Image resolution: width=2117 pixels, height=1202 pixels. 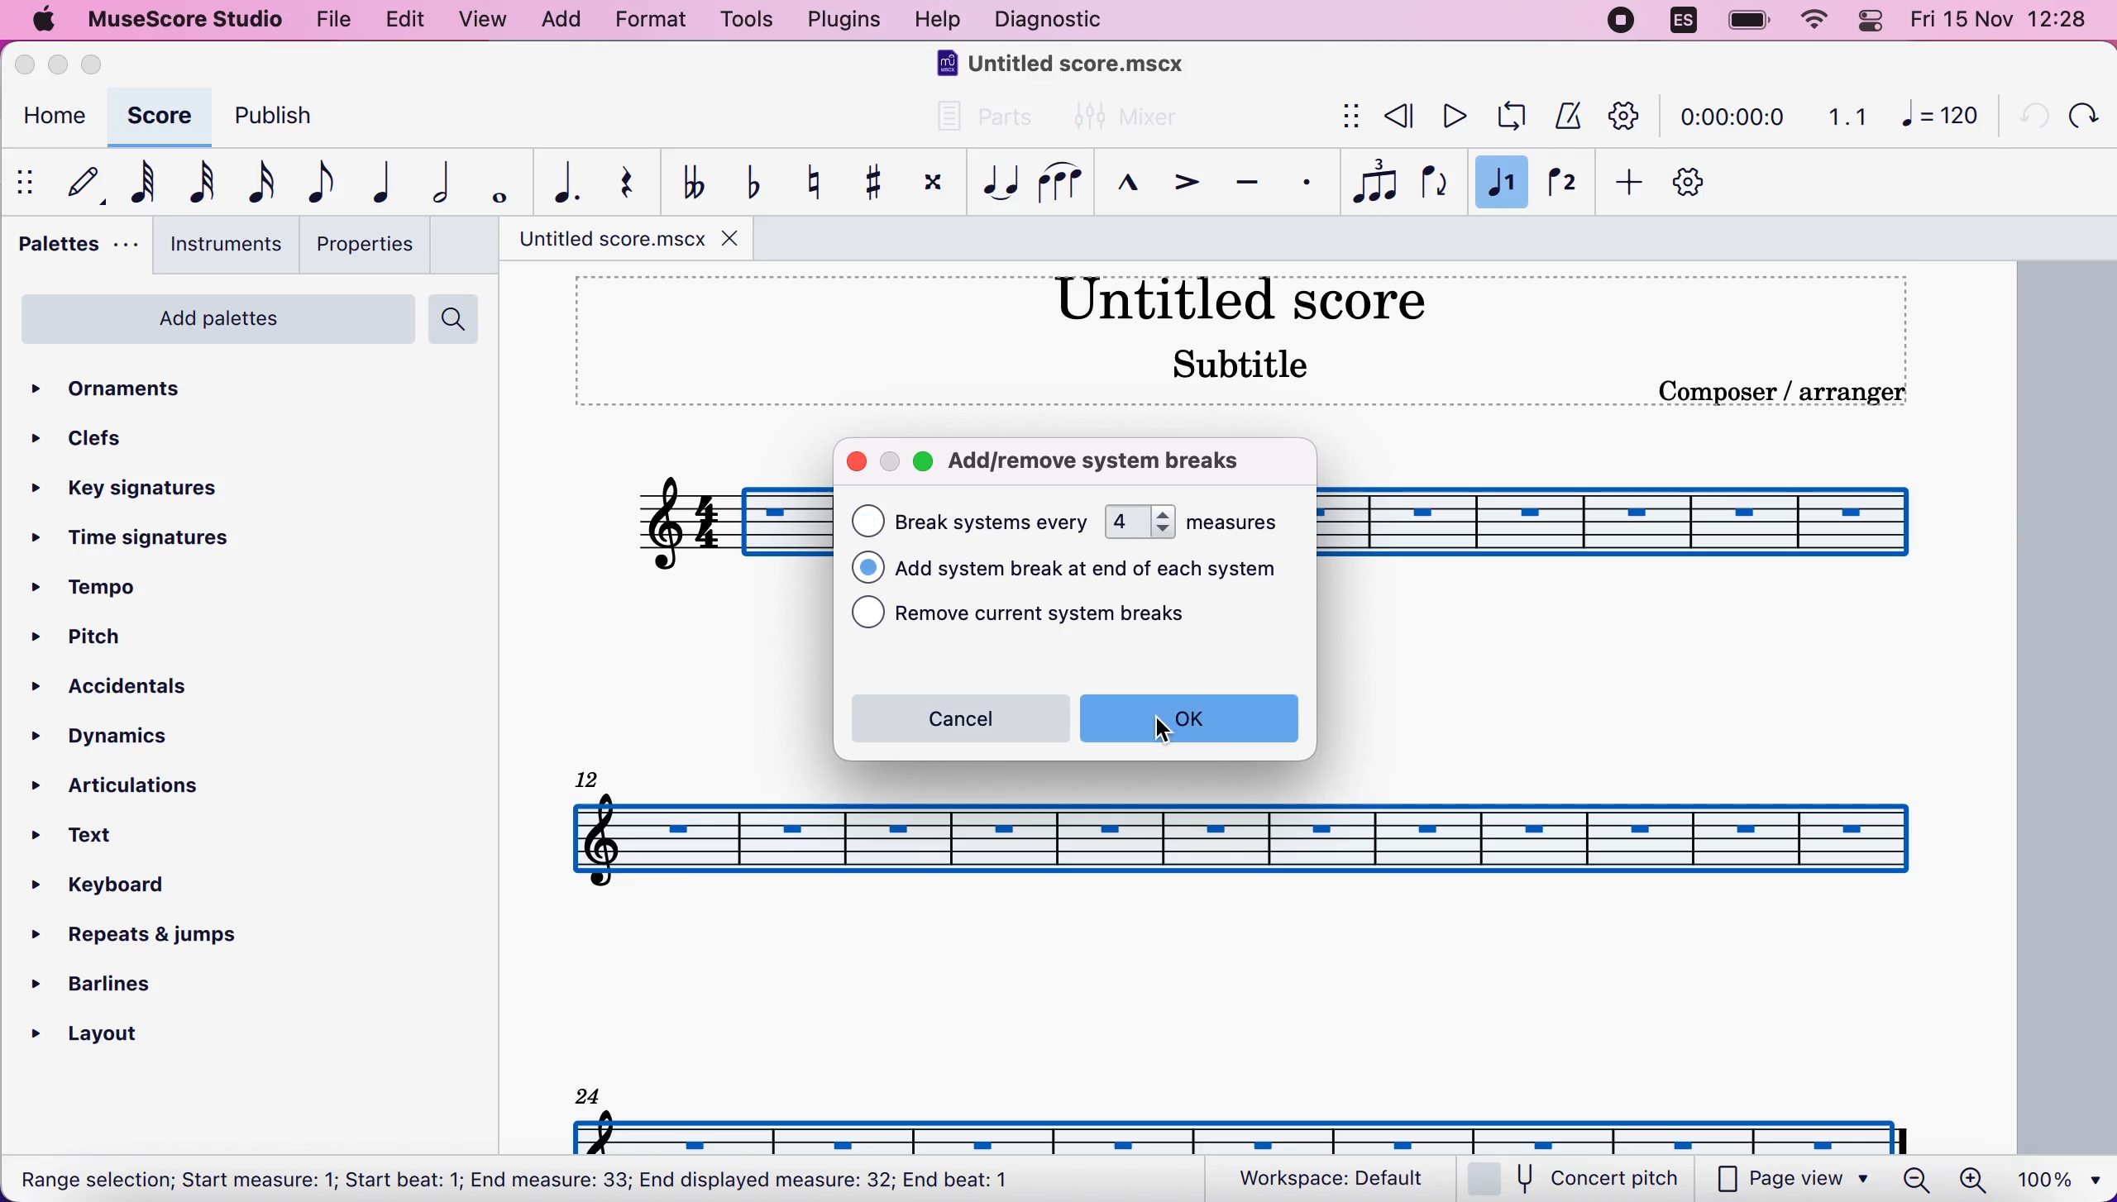 I want to click on mixer, so click(x=1127, y=118).